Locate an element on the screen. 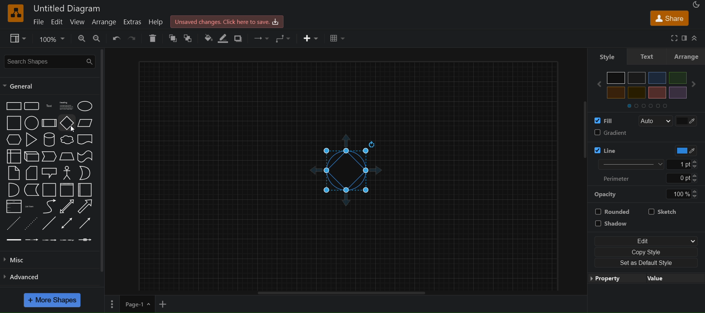 The height and width of the screenshot is (313, 705). dashed line is located at coordinates (12, 223).